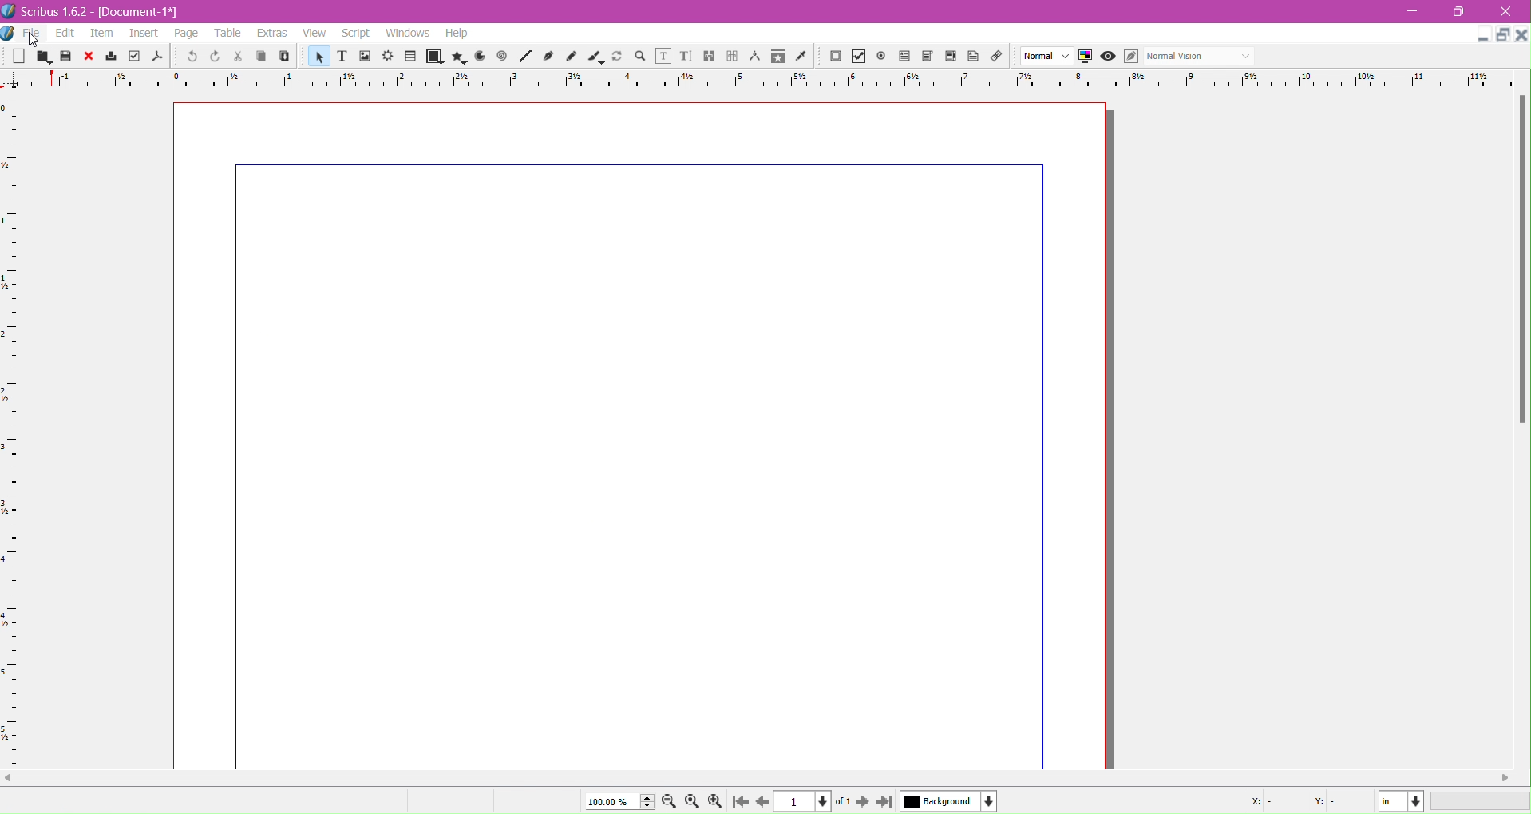 This screenshot has height=814, width=1531. Describe the element at coordinates (732, 57) in the screenshot. I see `unlink text frames` at that location.